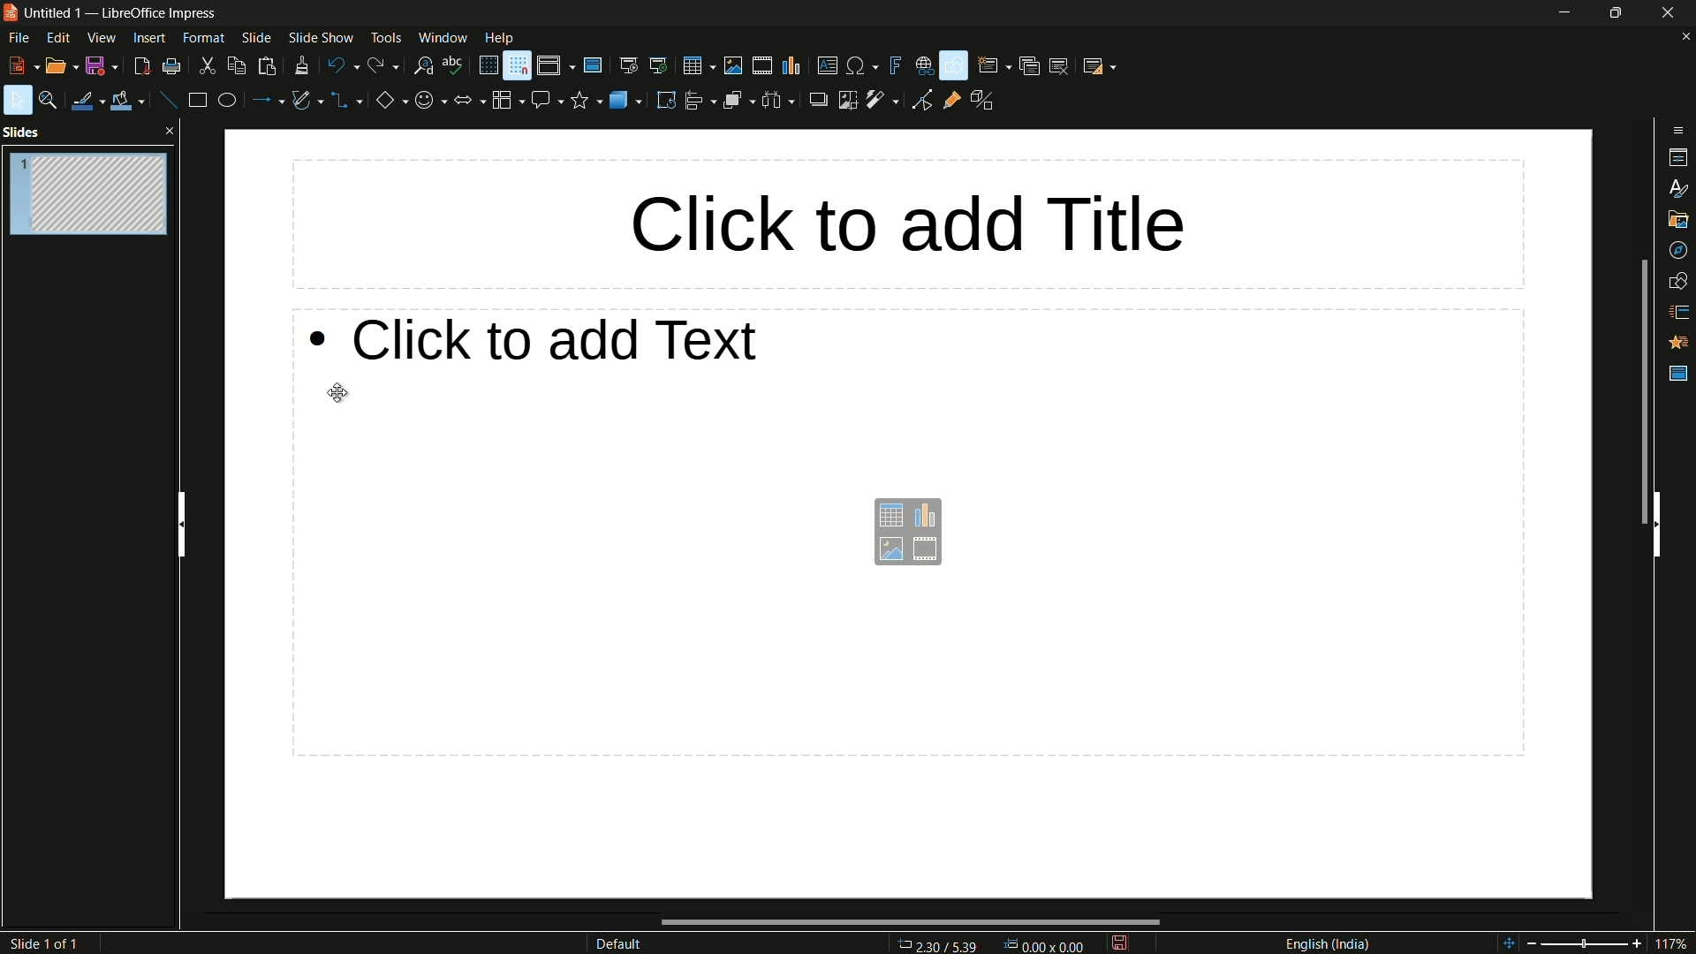  What do you see at coordinates (169, 132) in the screenshot?
I see `close pane` at bounding box center [169, 132].